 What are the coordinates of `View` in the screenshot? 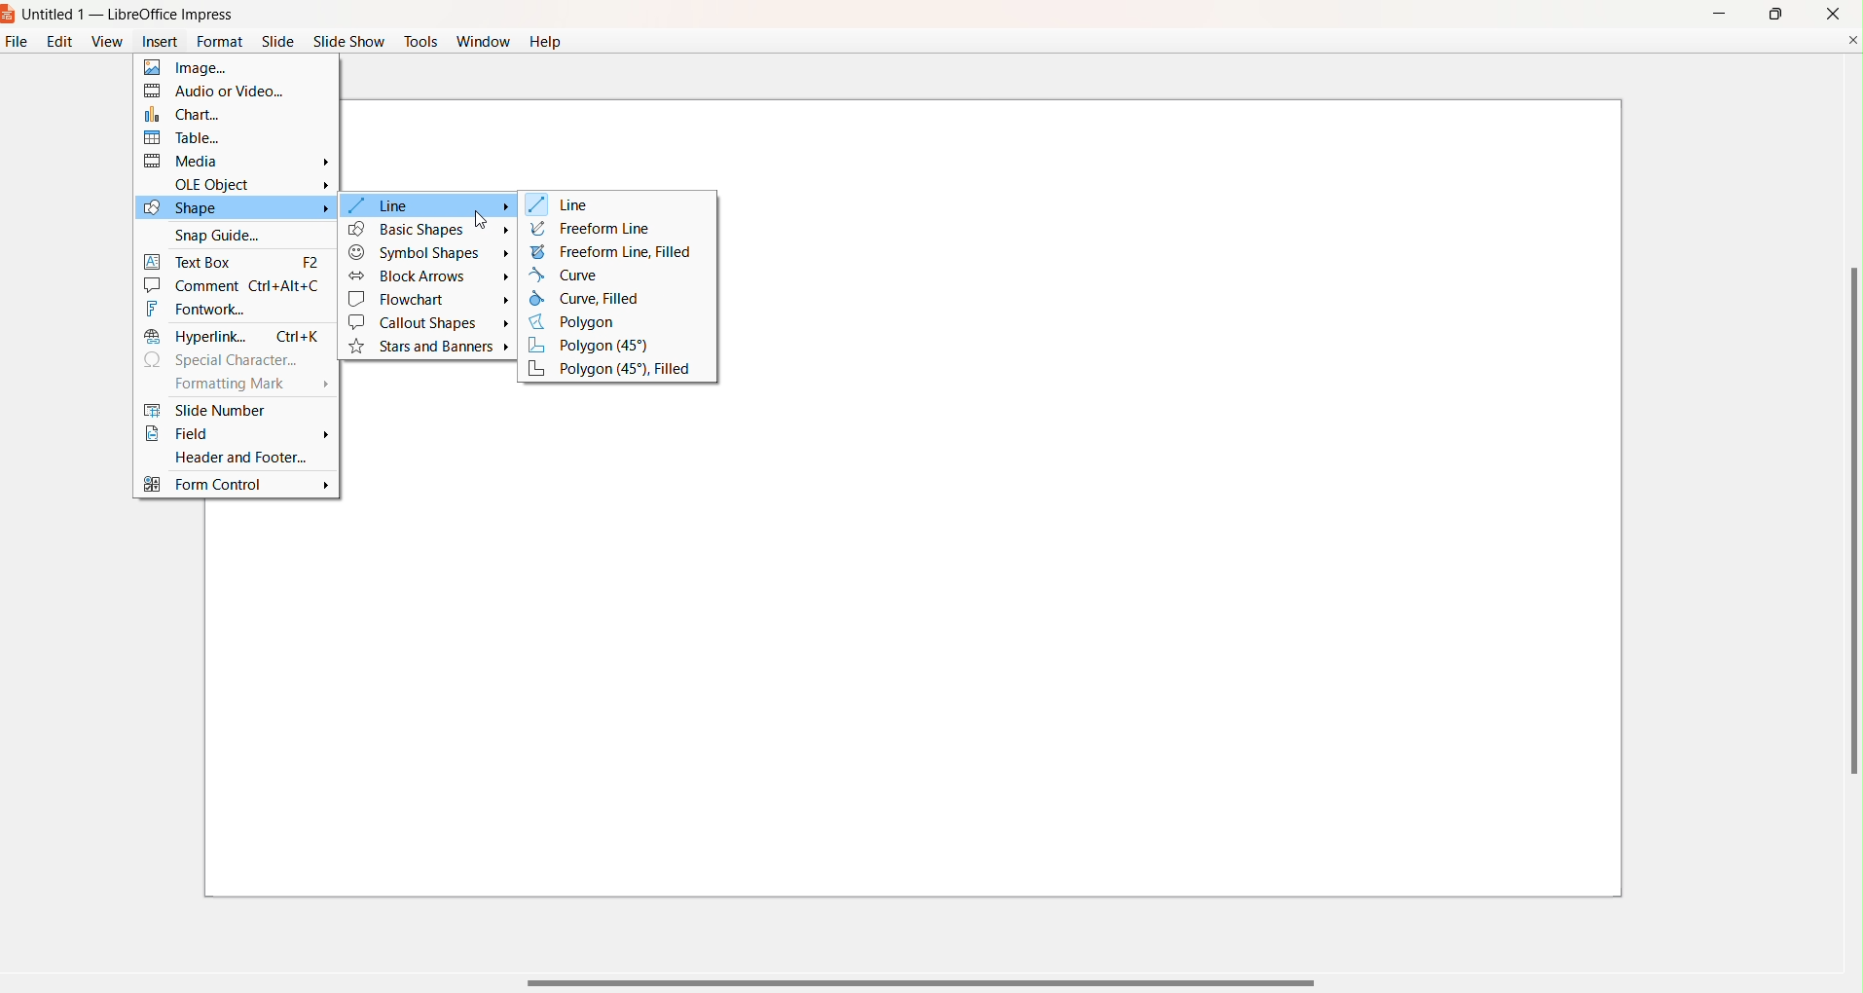 It's located at (106, 41).